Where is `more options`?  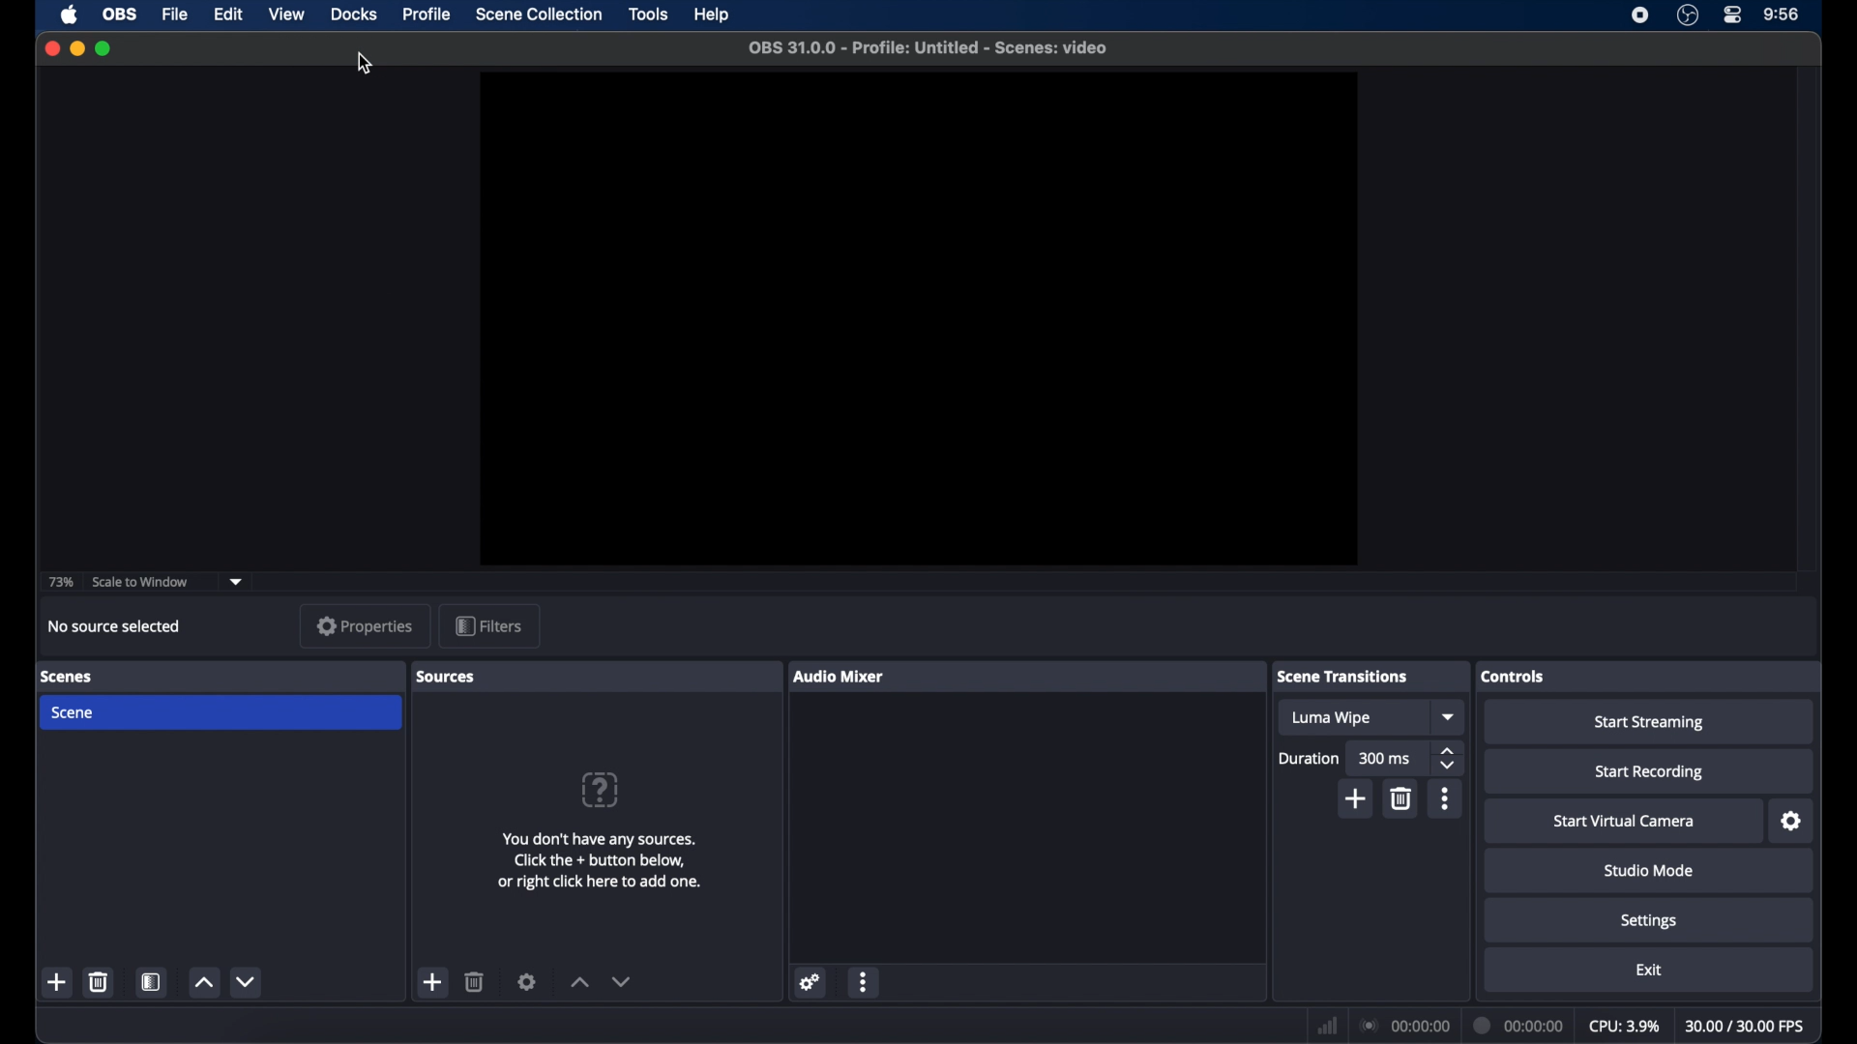
more options is located at coordinates (1446, 798).